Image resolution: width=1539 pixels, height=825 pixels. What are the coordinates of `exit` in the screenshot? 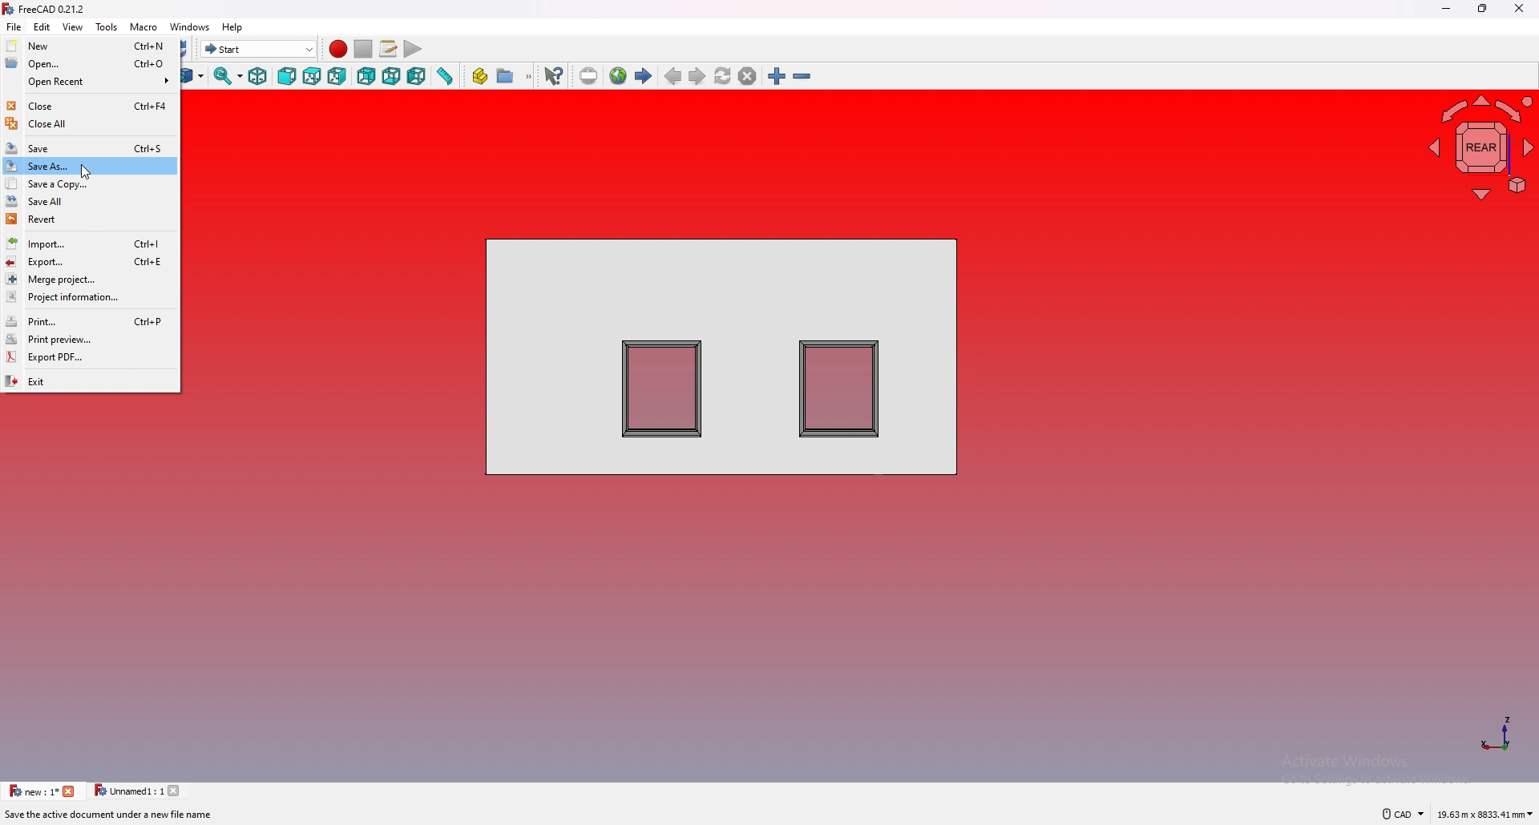 It's located at (90, 380).